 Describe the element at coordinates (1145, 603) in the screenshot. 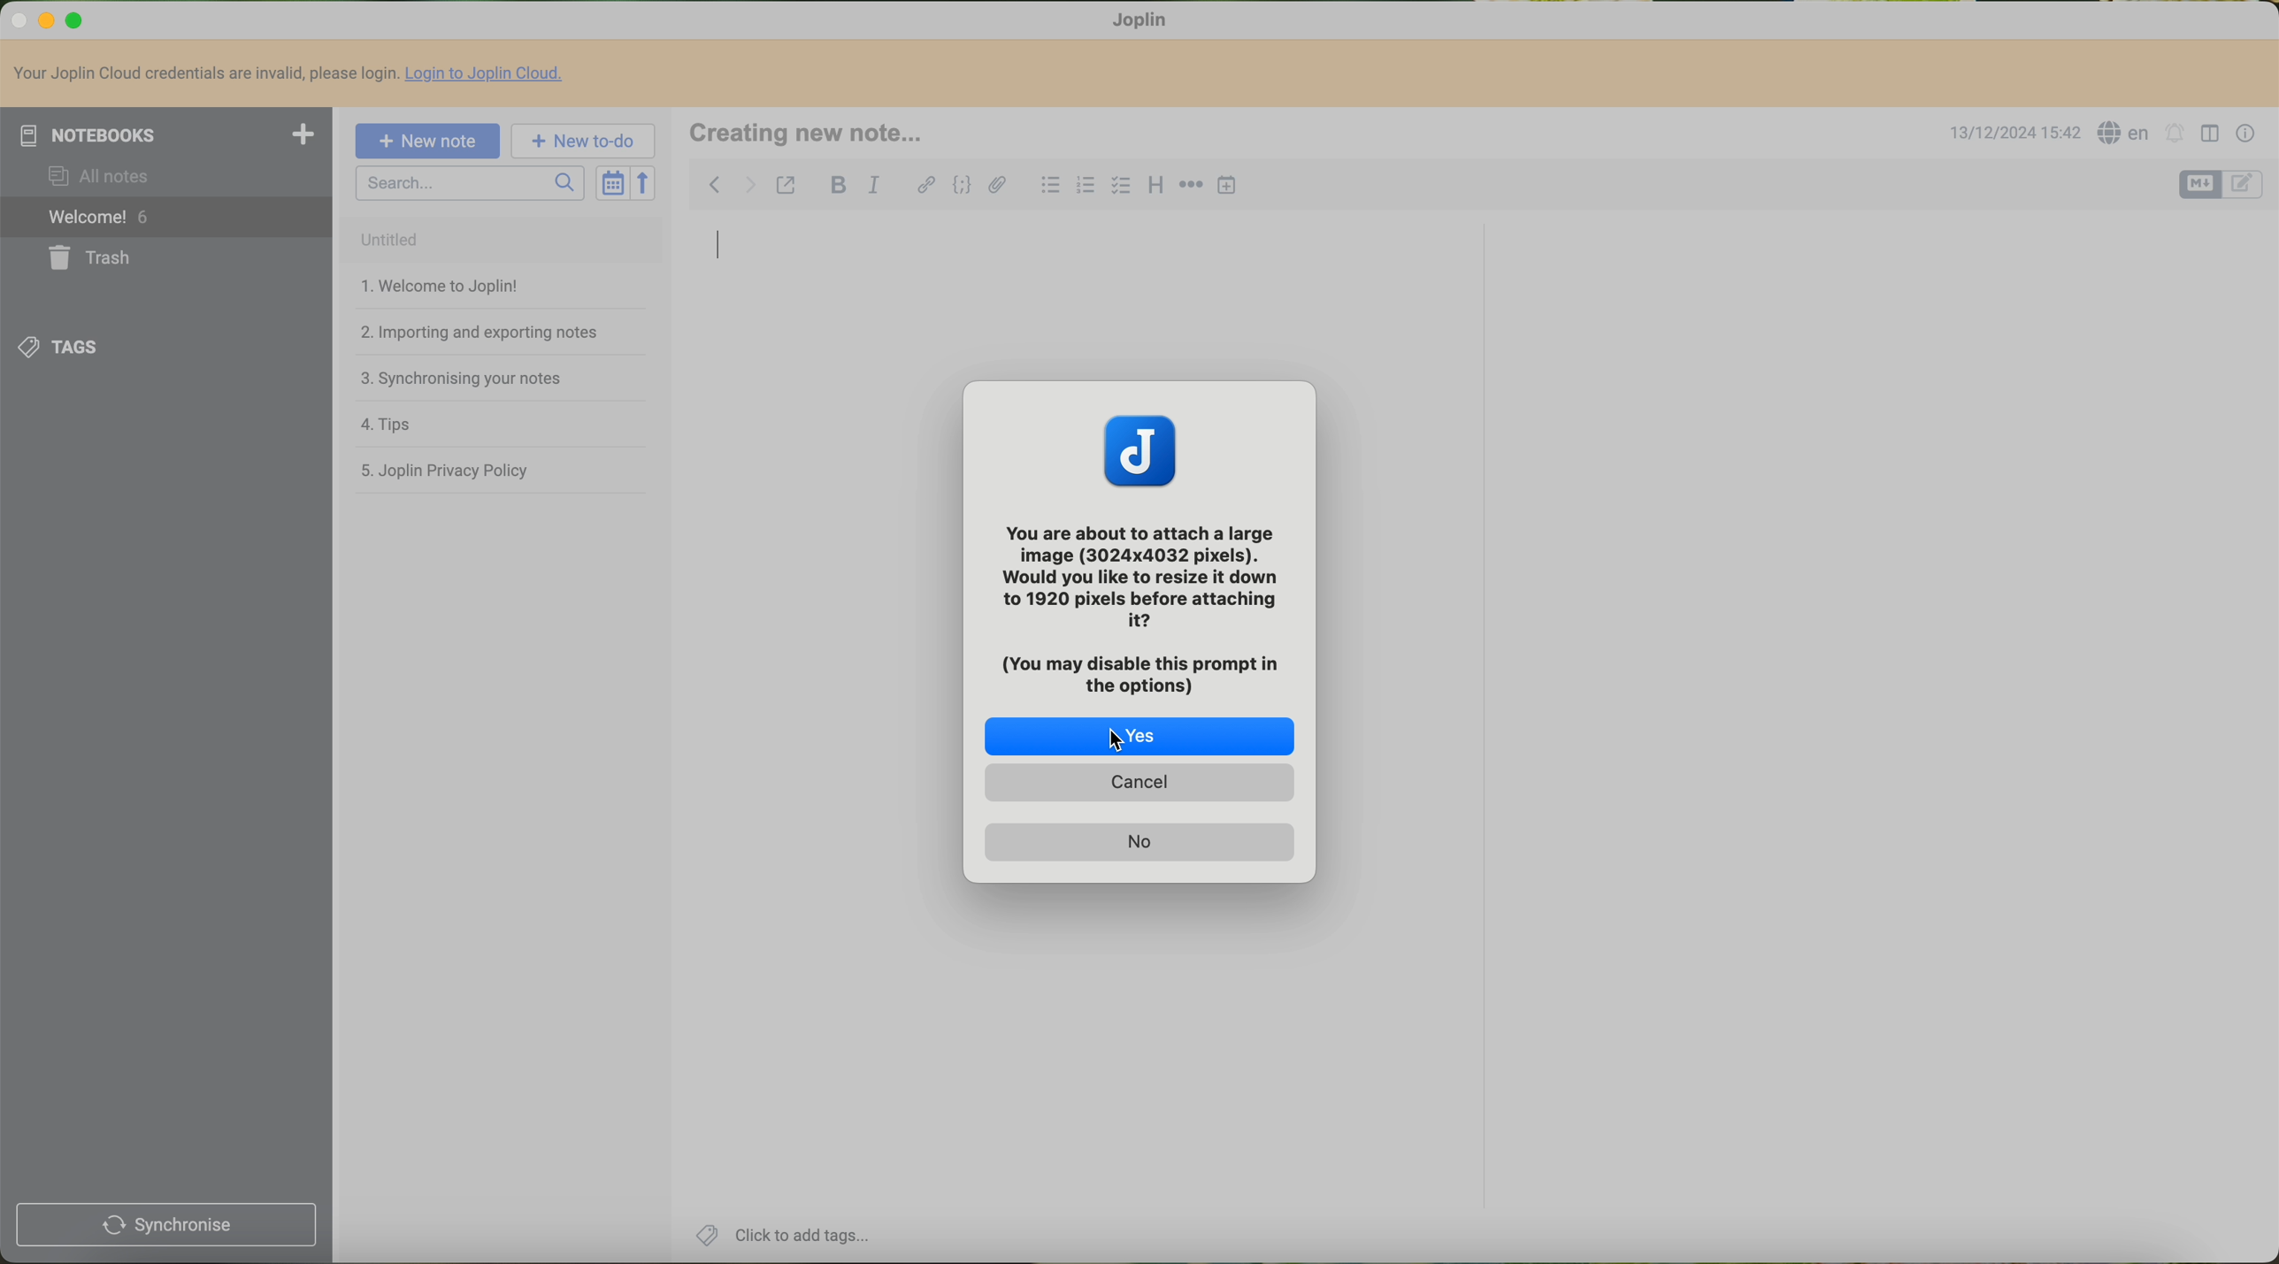

I see `you are about to attach a large image. Would you like to resize it down to 1920 pixels vefore attaching it?` at that location.